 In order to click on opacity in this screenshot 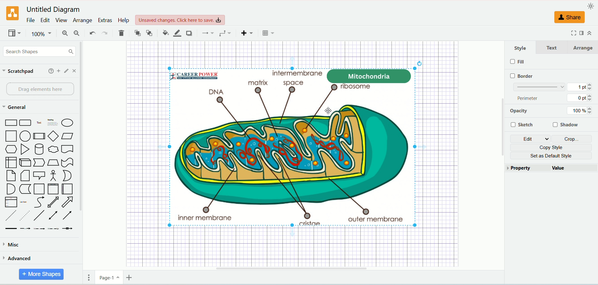, I will do `click(519, 111)`.